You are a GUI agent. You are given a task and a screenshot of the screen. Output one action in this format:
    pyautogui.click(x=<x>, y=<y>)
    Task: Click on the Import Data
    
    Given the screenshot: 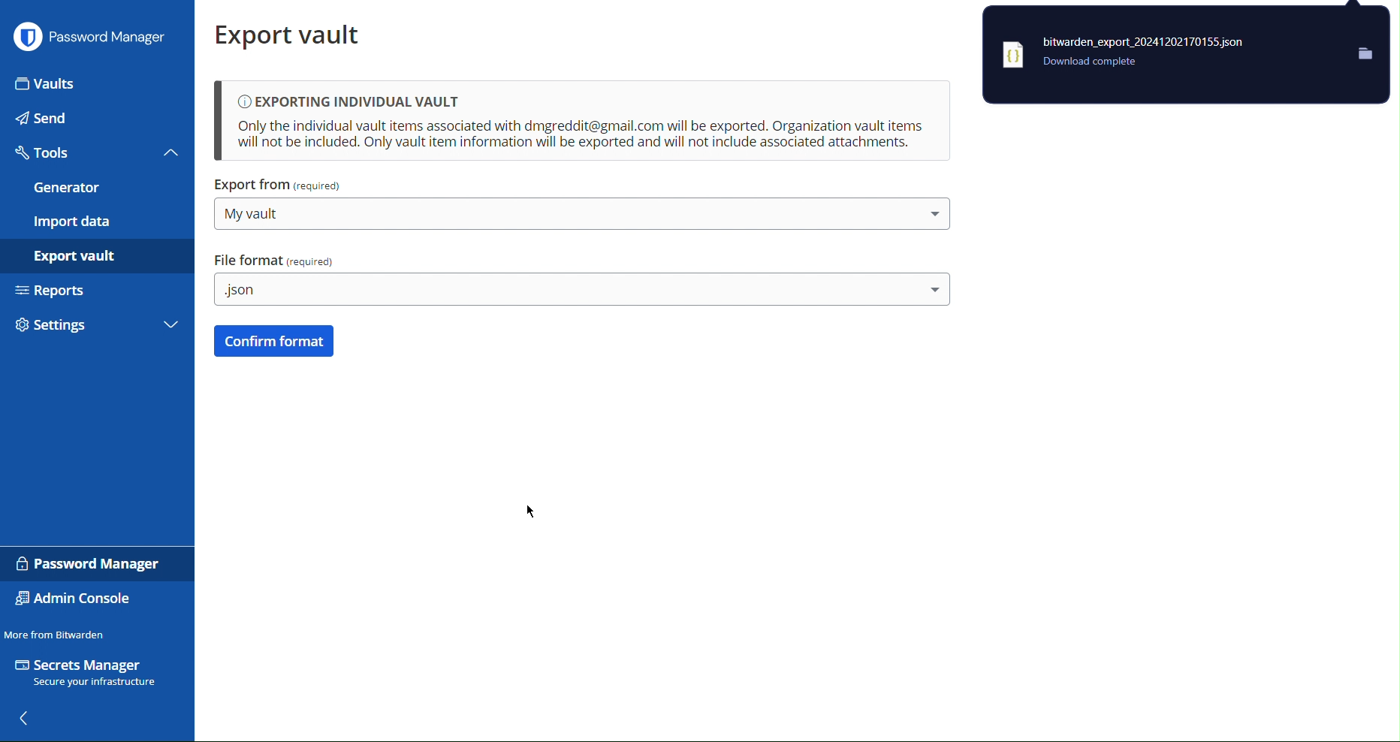 What is the action you would take?
    pyautogui.click(x=74, y=222)
    